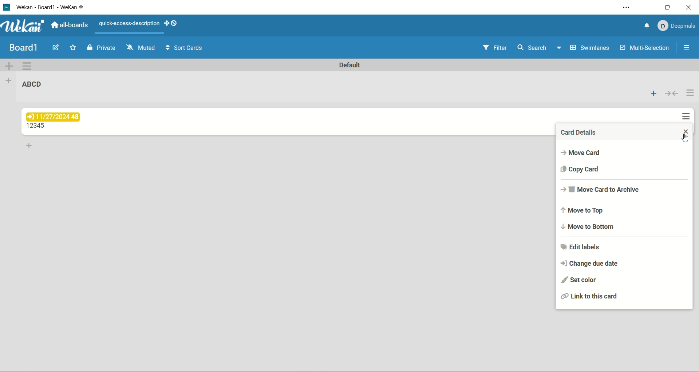 This screenshot has width=699, height=372. What do you see at coordinates (10, 66) in the screenshot?
I see `add swimlane` at bounding box center [10, 66].